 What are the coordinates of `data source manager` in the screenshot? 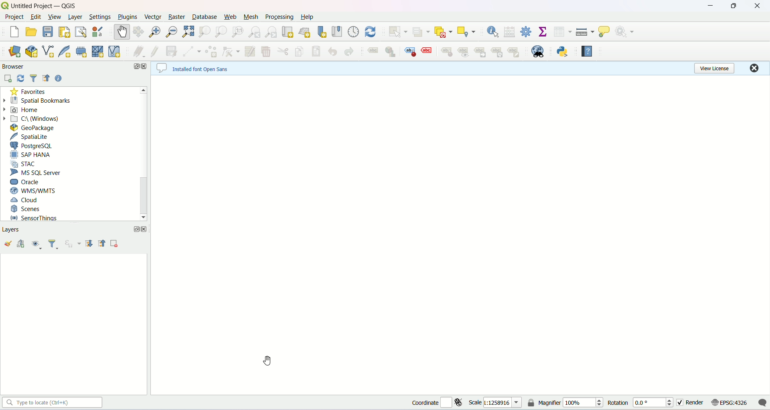 It's located at (13, 53).